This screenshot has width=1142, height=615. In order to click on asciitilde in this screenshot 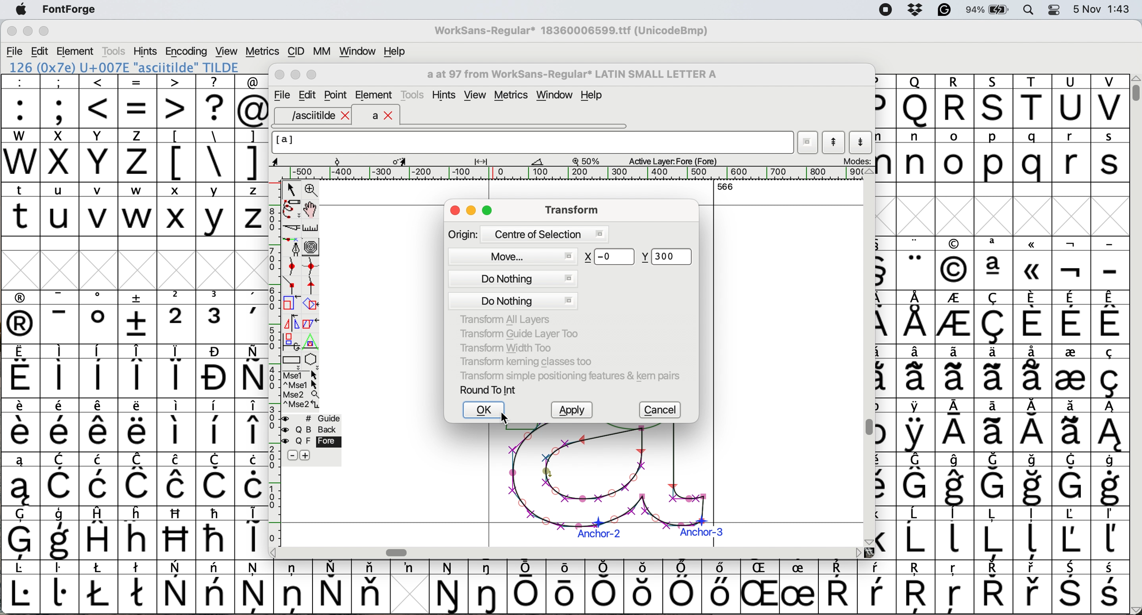, I will do `click(319, 116)`.